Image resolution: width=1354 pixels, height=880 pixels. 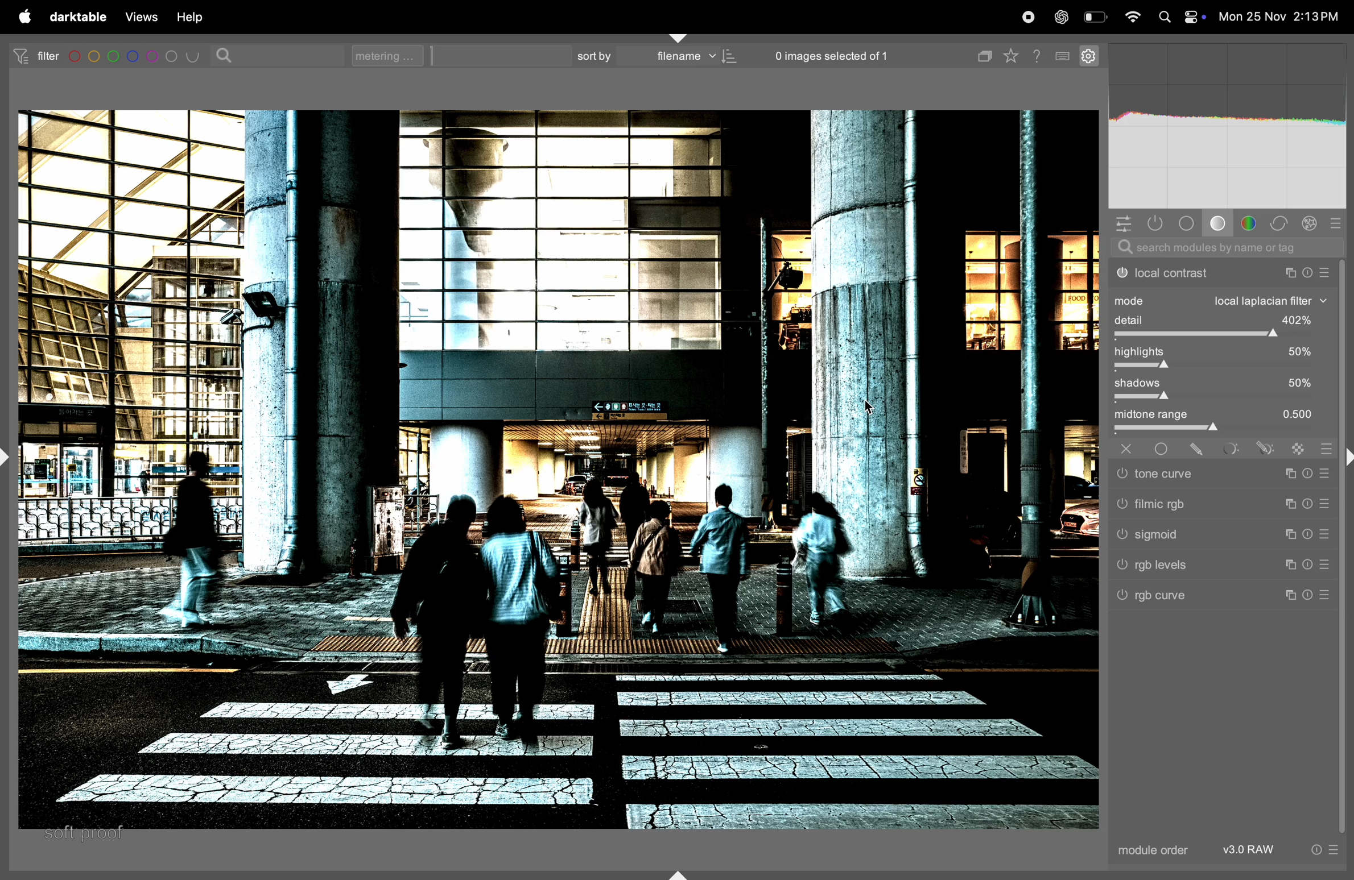 What do you see at coordinates (32, 55) in the screenshot?
I see `filter` at bounding box center [32, 55].